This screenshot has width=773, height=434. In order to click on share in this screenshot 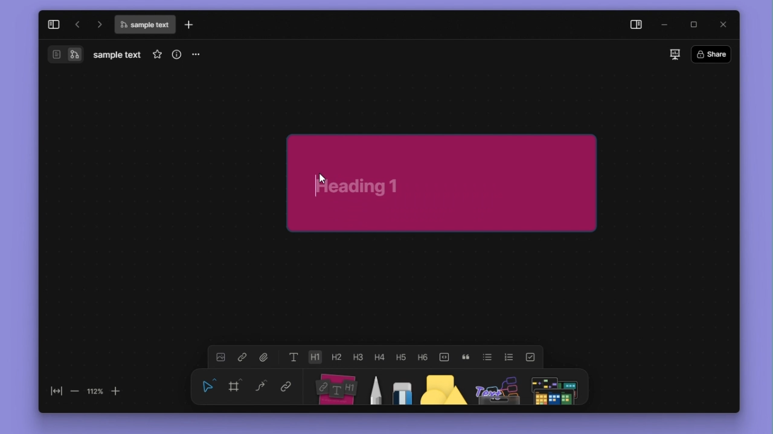, I will do `click(711, 54)`.